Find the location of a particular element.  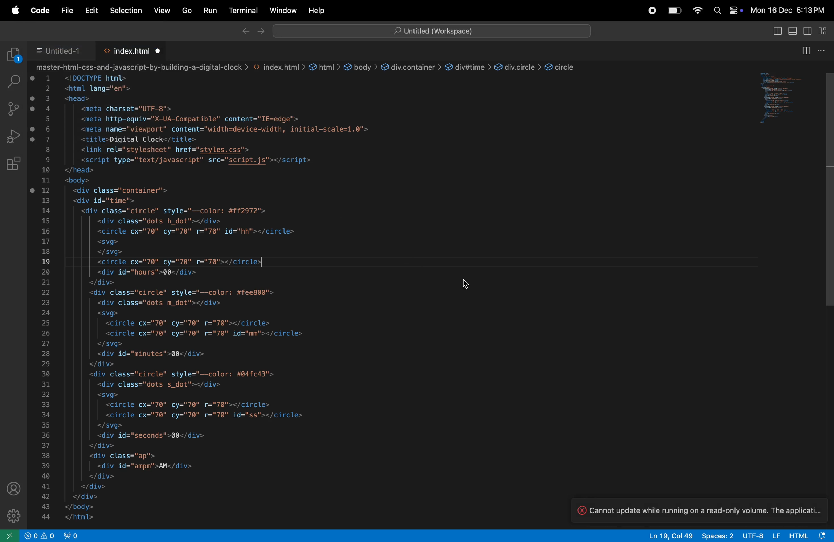

apple widgets is located at coordinates (726, 10).